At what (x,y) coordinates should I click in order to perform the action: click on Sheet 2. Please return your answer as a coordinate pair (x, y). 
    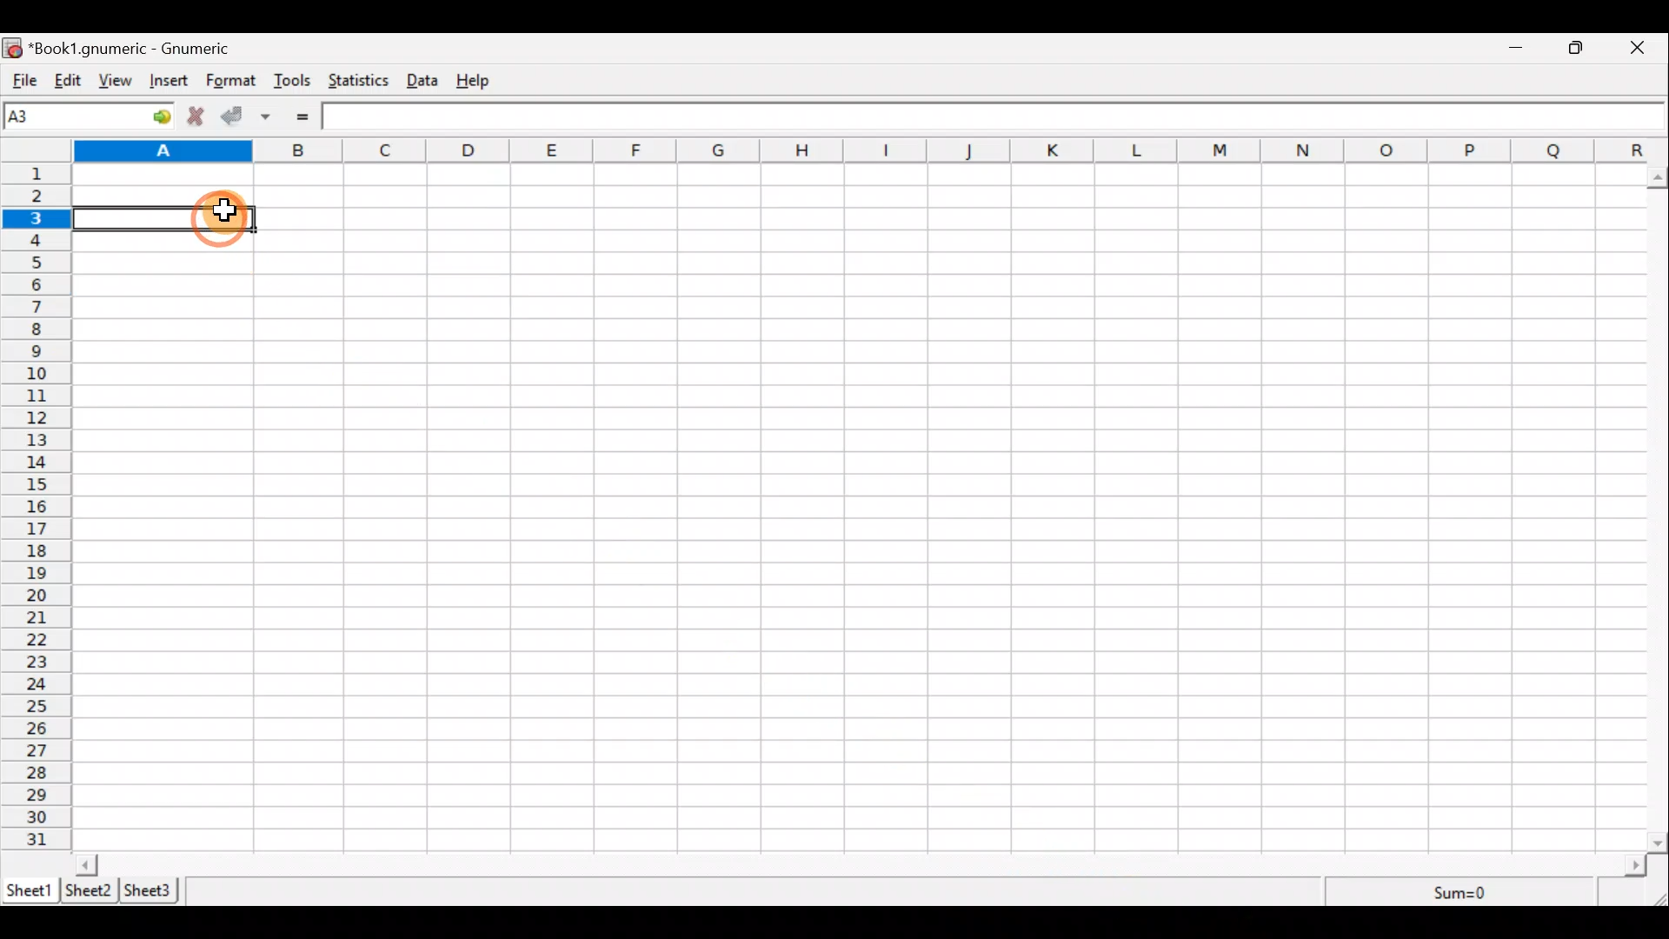
    Looking at the image, I should click on (90, 889).